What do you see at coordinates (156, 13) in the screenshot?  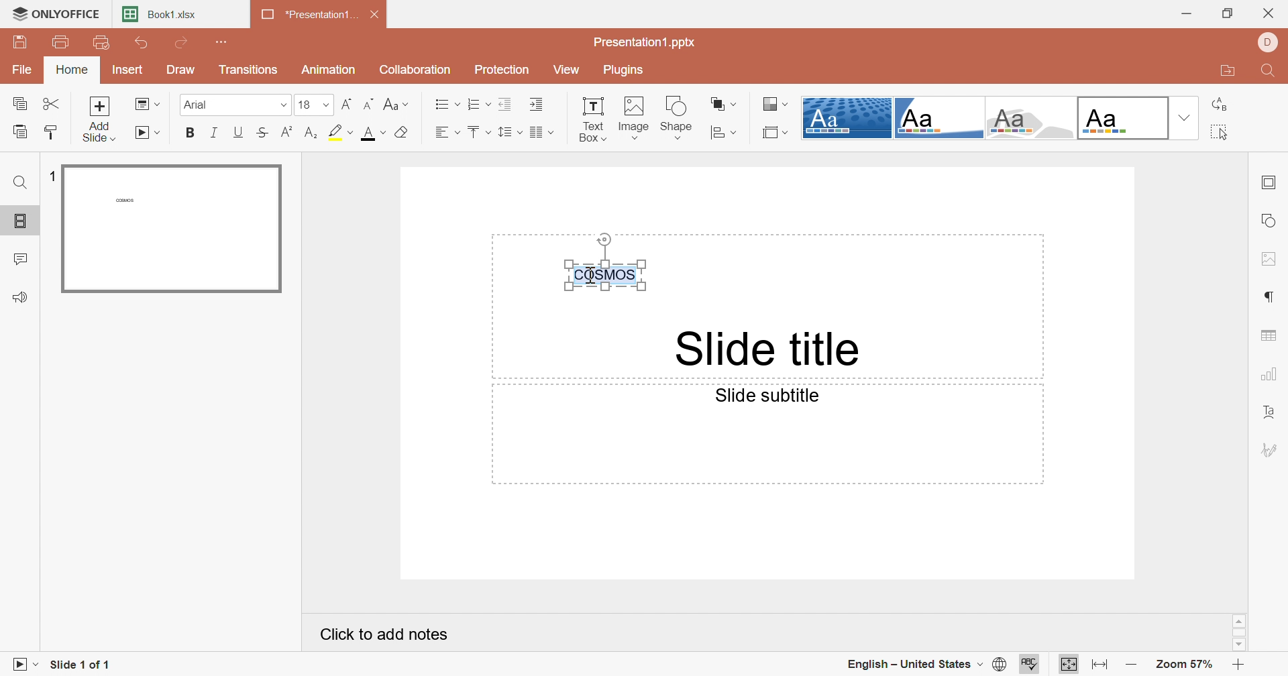 I see `Book1.xlsx` at bounding box center [156, 13].